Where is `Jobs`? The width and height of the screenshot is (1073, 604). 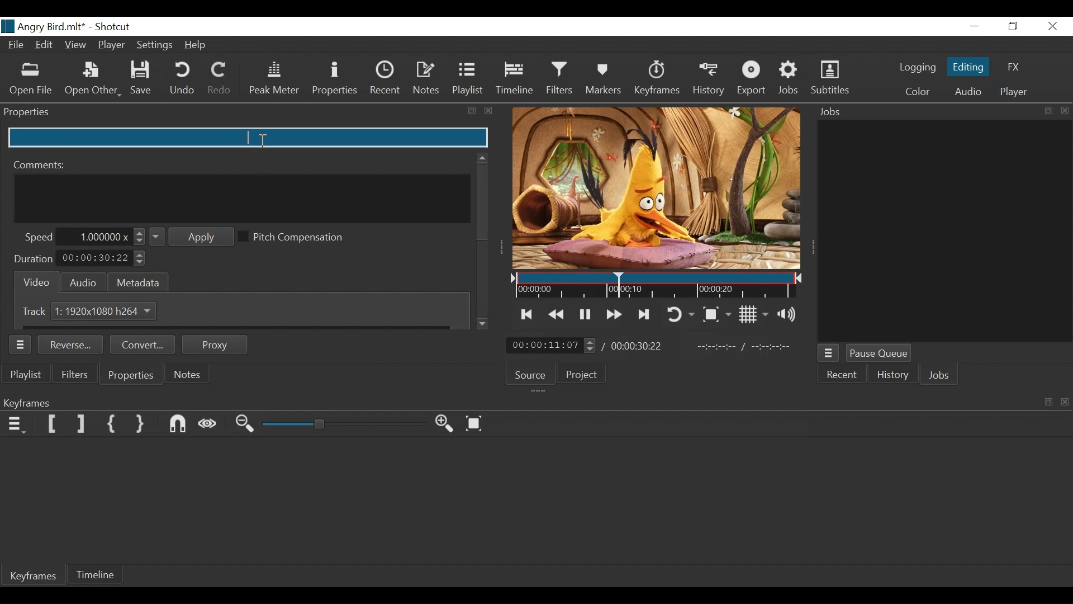 Jobs is located at coordinates (940, 375).